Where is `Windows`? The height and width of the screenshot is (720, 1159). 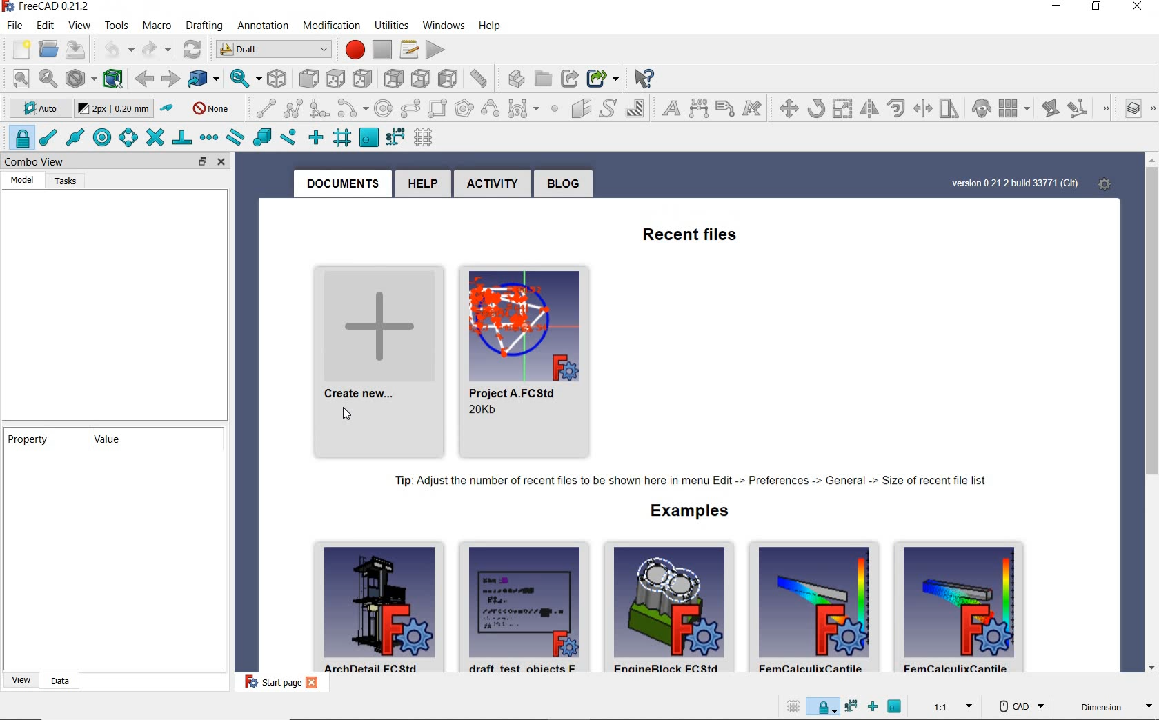 Windows is located at coordinates (443, 26).